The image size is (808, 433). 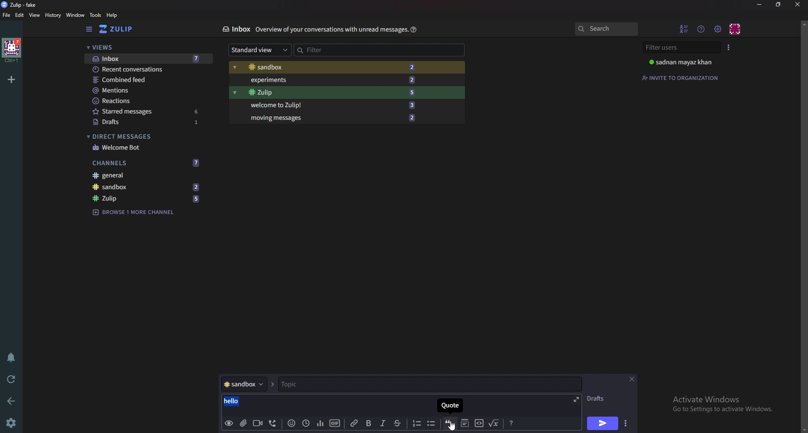 What do you see at coordinates (137, 70) in the screenshot?
I see `Recent conversations` at bounding box center [137, 70].